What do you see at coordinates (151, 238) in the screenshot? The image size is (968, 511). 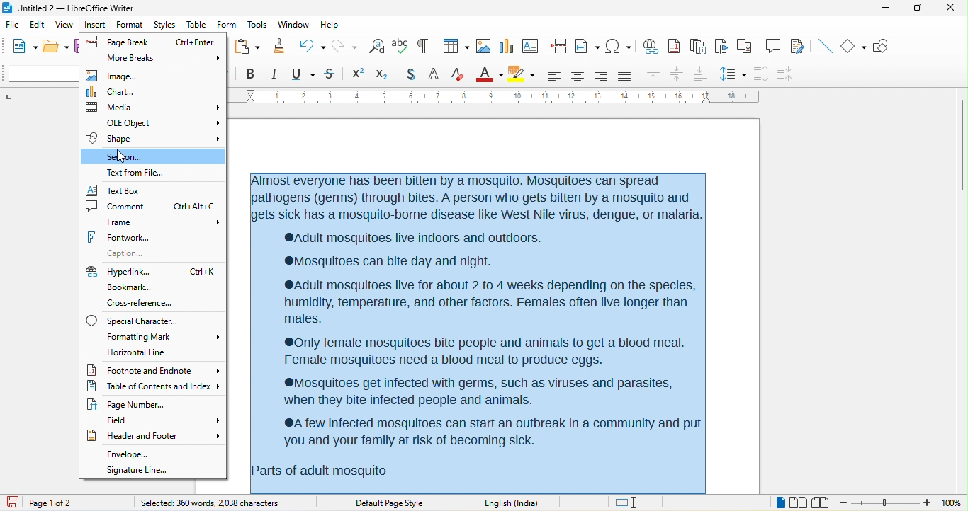 I see `font work` at bounding box center [151, 238].